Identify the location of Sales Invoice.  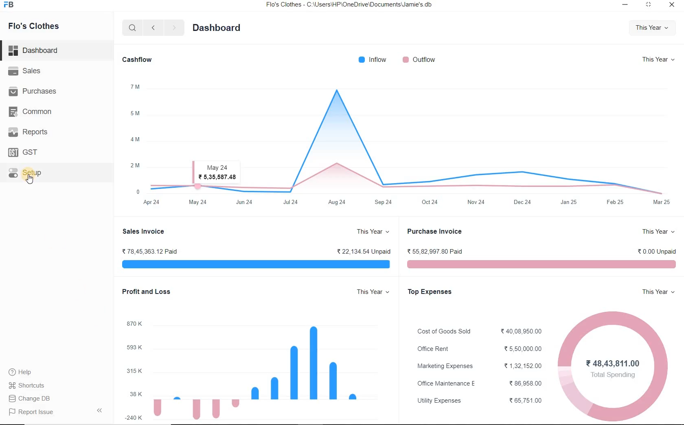
(144, 232).